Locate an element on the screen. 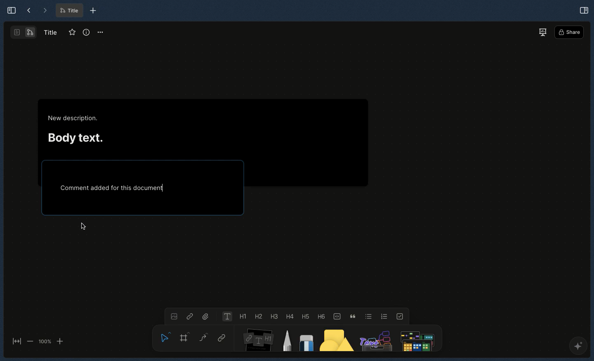  Back is located at coordinates (29, 11).